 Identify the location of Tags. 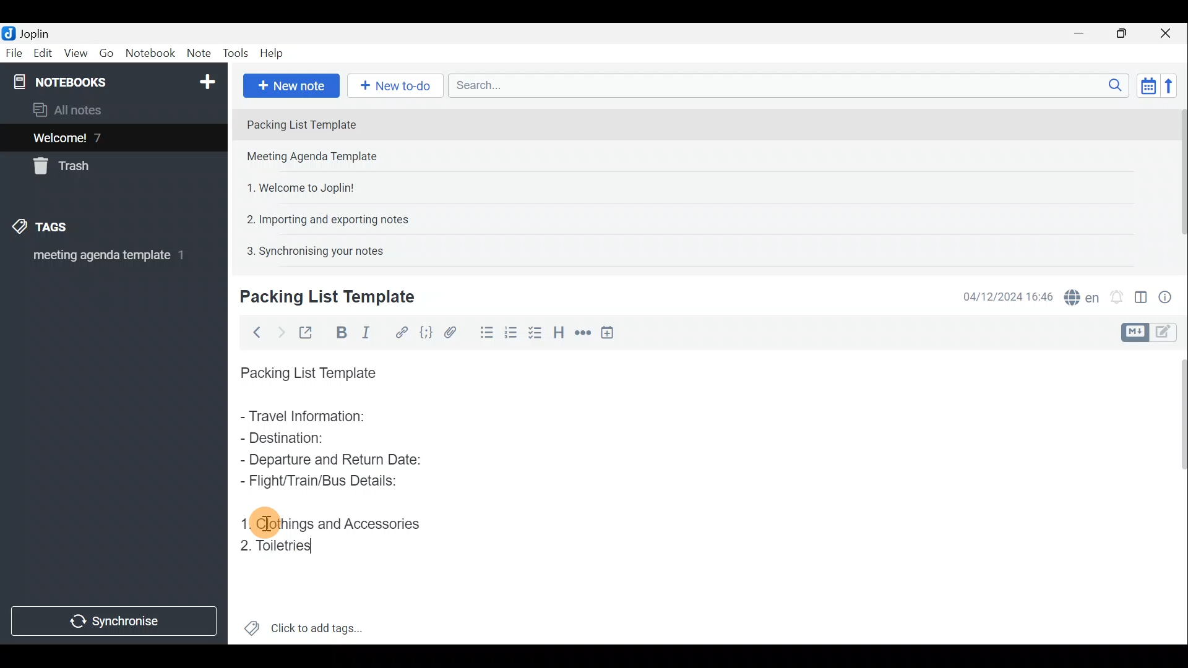
(60, 229).